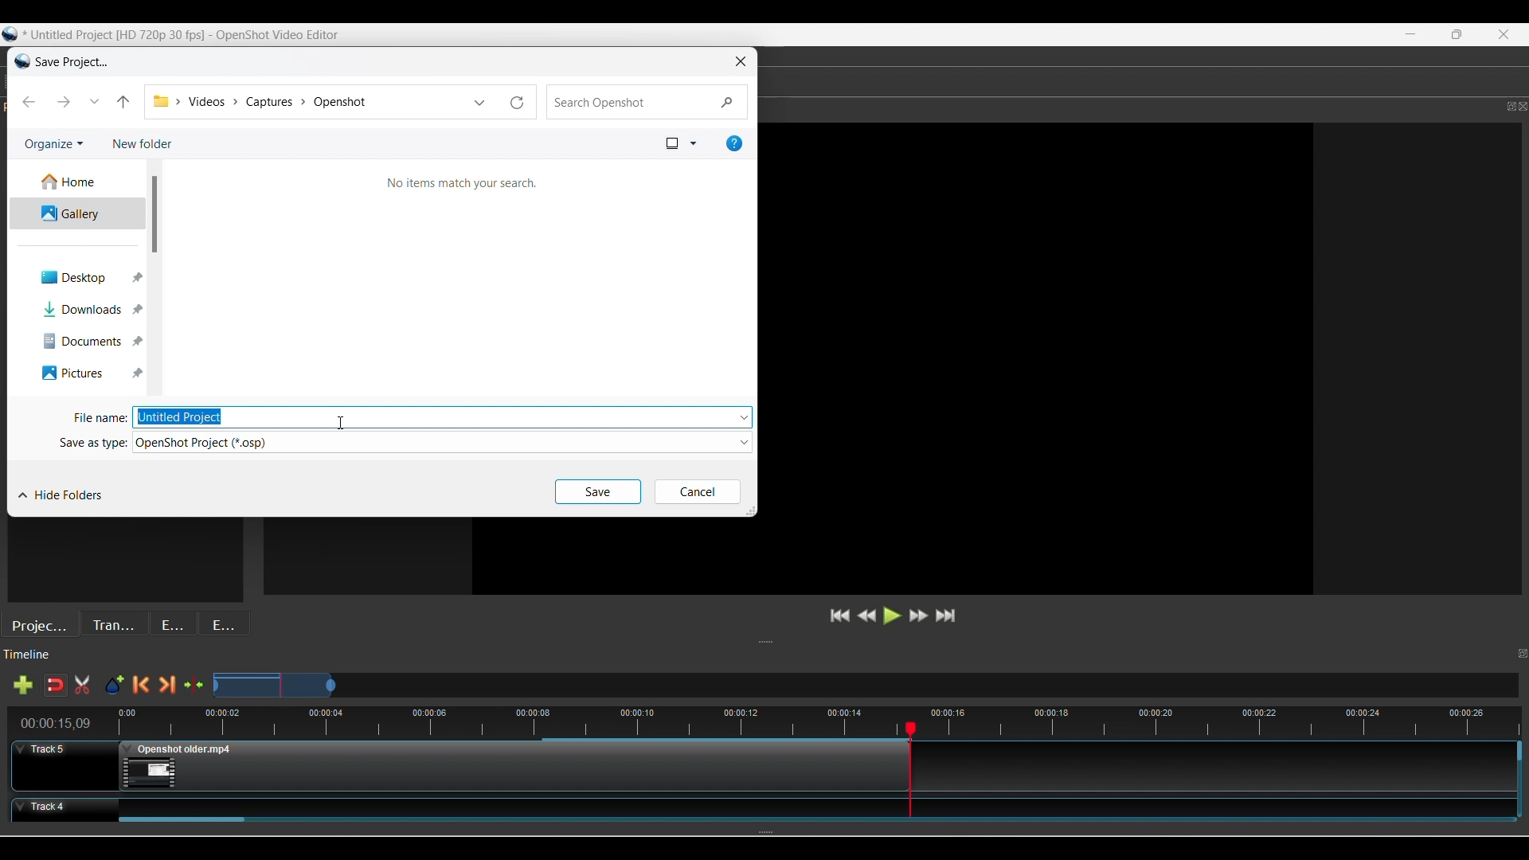  What do you see at coordinates (53, 144) in the screenshot?
I see `Organize current folder` at bounding box center [53, 144].